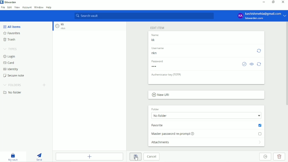  What do you see at coordinates (27, 7) in the screenshot?
I see `Account` at bounding box center [27, 7].